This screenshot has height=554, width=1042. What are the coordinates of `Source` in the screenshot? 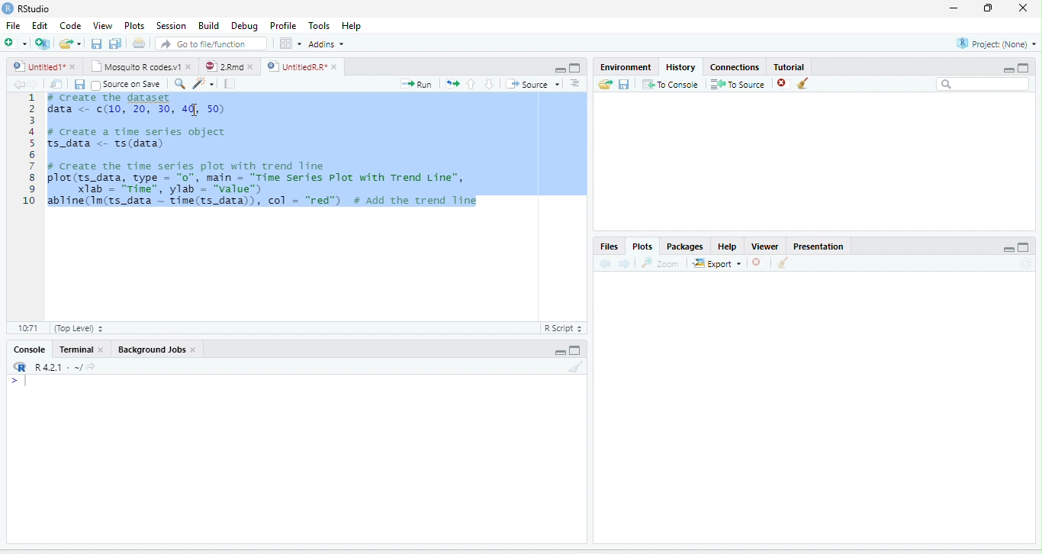 It's located at (532, 84).